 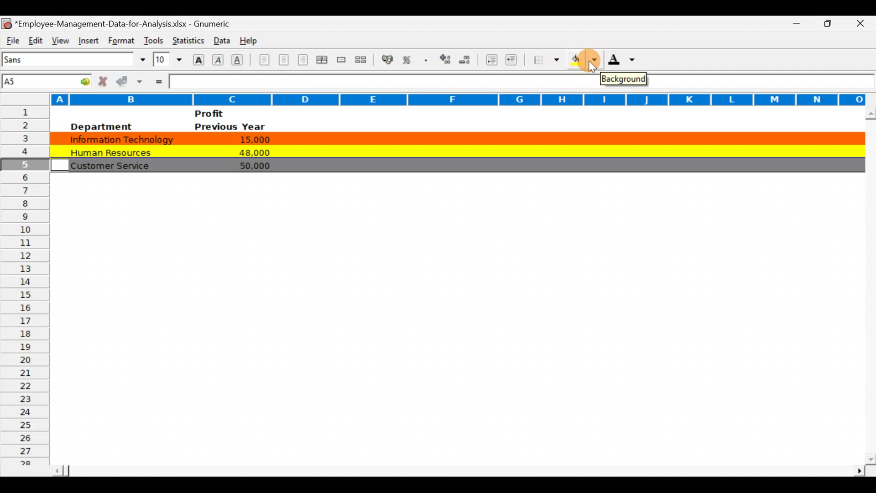 I want to click on Edit, so click(x=35, y=39).